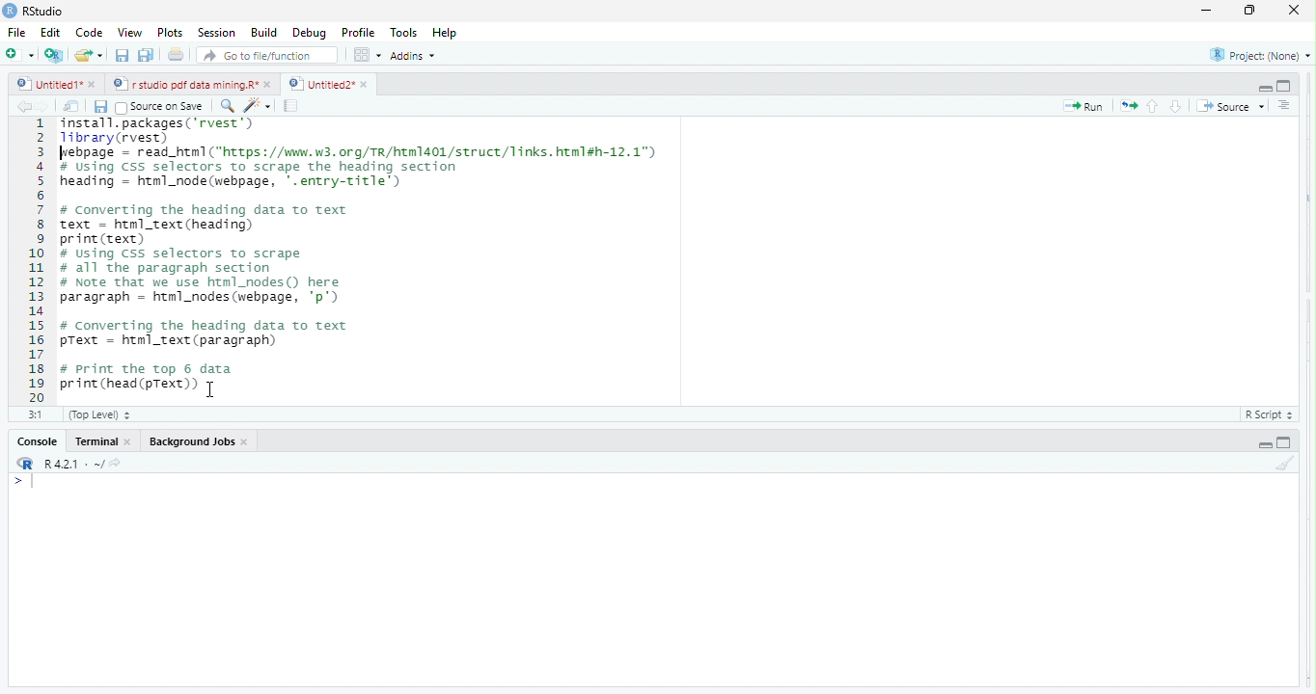 The image size is (1316, 694). What do you see at coordinates (1177, 106) in the screenshot?
I see `go to next section/chunk` at bounding box center [1177, 106].